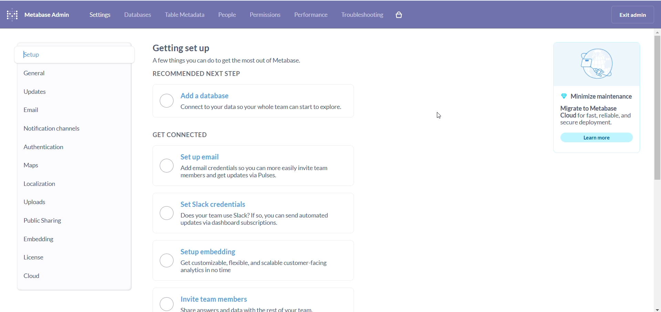  What do you see at coordinates (590, 96) in the screenshot?
I see `minimize maintenance` at bounding box center [590, 96].